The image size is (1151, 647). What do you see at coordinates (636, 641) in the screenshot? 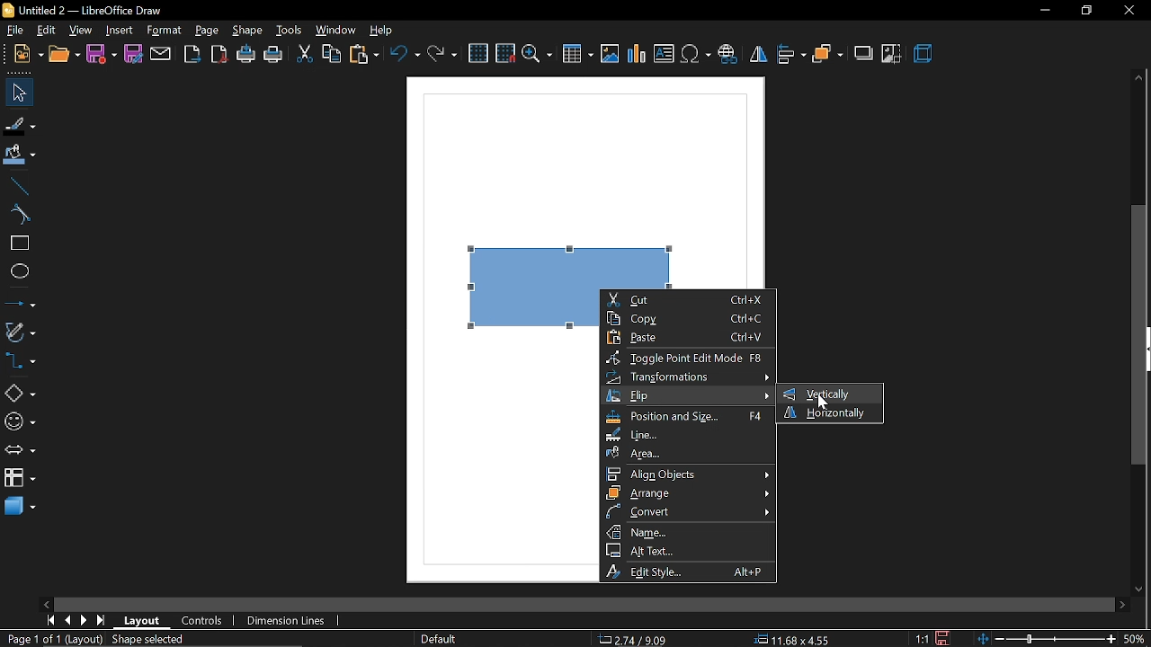
I see `2.79/9.09` at bounding box center [636, 641].